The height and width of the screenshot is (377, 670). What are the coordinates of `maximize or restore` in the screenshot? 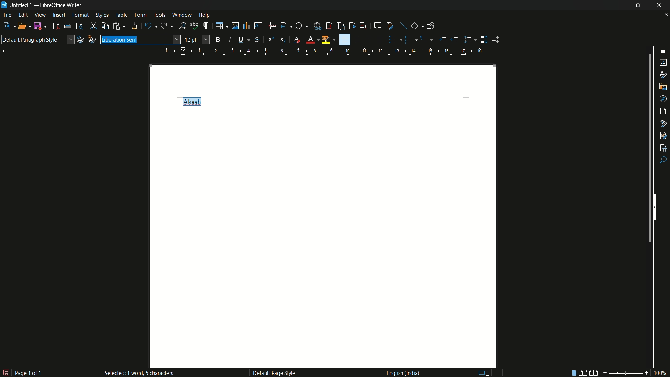 It's located at (638, 5).